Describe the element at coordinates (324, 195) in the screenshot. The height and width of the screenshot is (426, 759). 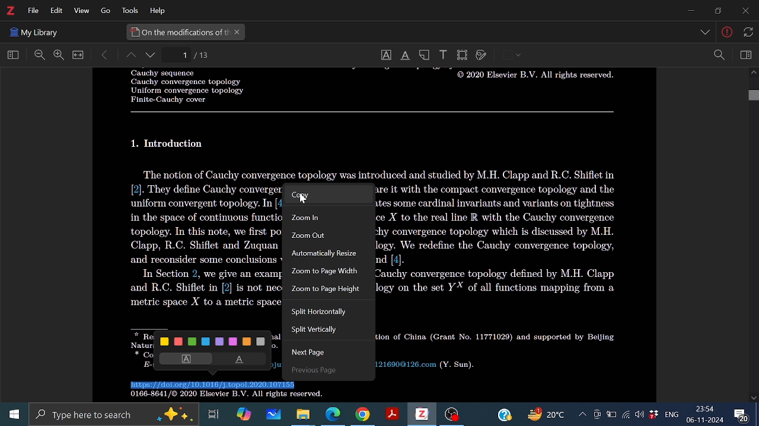
I see `Copy` at that location.